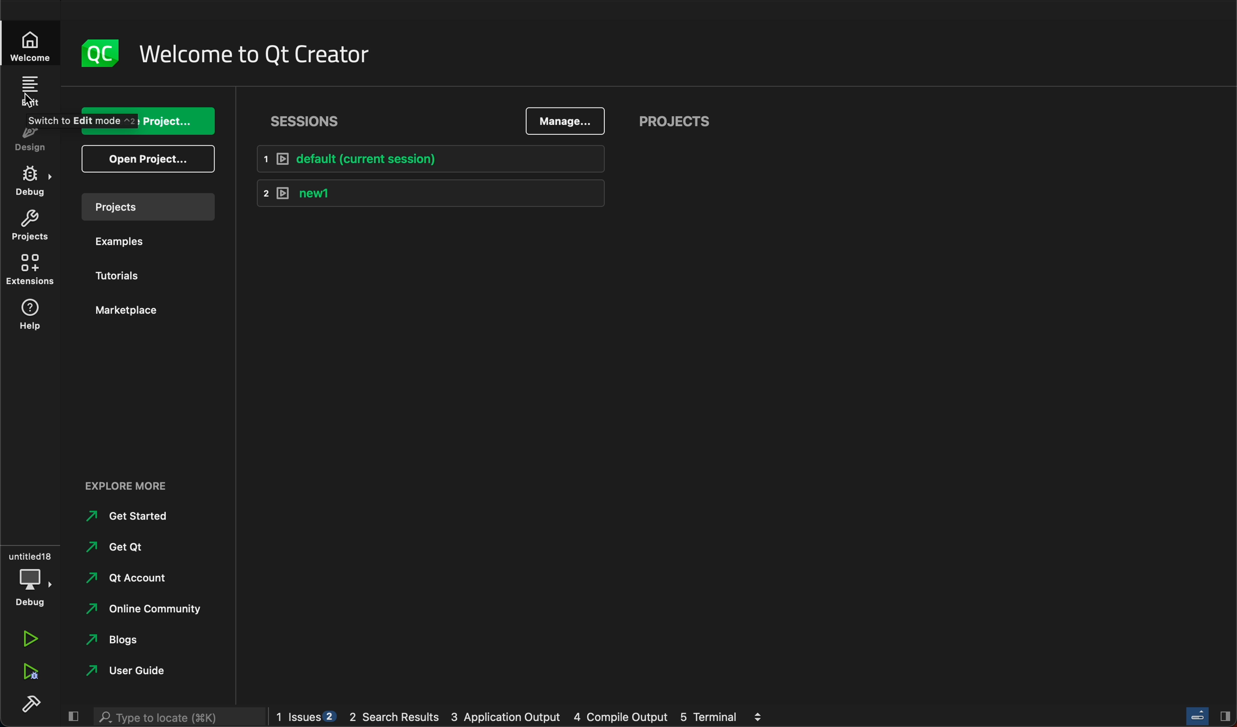 Image resolution: width=1237 pixels, height=727 pixels. Describe the element at coordinates (31, 90) in the screenshot. I see `ediT` at that location.